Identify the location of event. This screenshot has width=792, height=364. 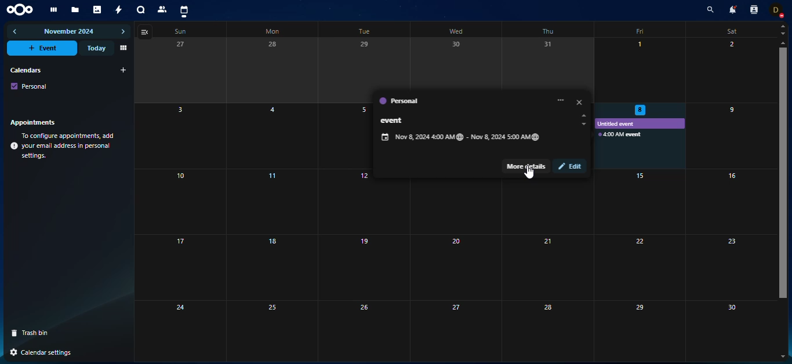
(43, 48).